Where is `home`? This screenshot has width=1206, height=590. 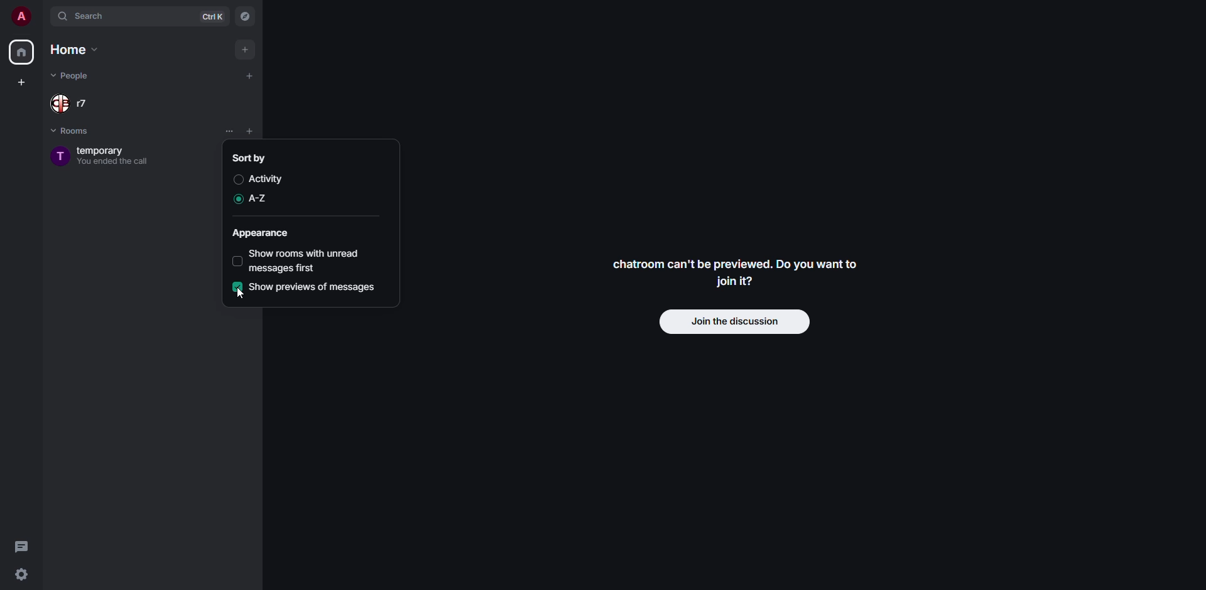
home is located at coordinates (77, 50).